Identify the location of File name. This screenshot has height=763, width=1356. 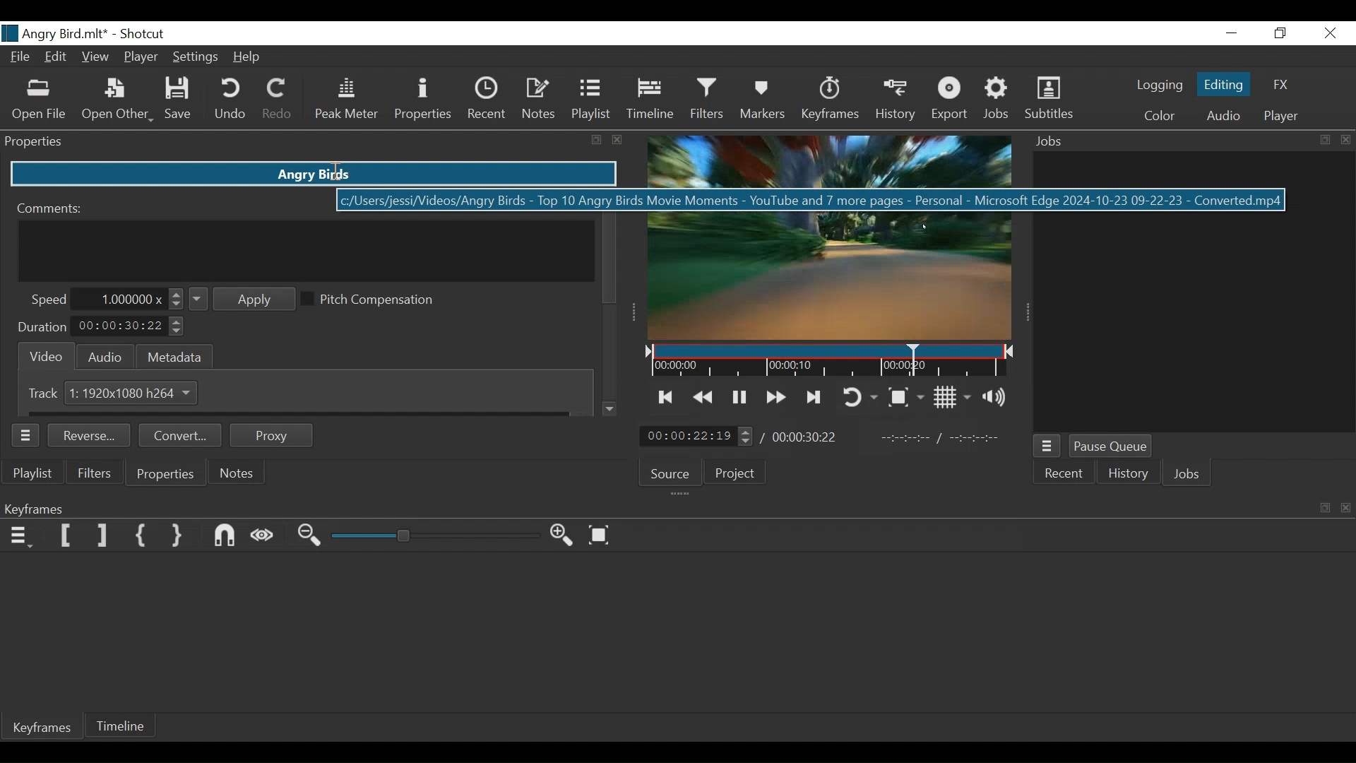
(54, 33).